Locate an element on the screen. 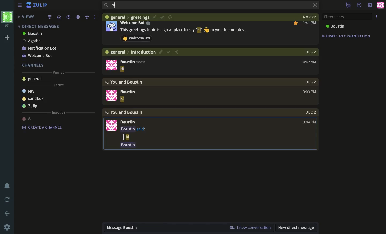 This screenshot has height=234, width=386. star is located at coordinates (87, 17).